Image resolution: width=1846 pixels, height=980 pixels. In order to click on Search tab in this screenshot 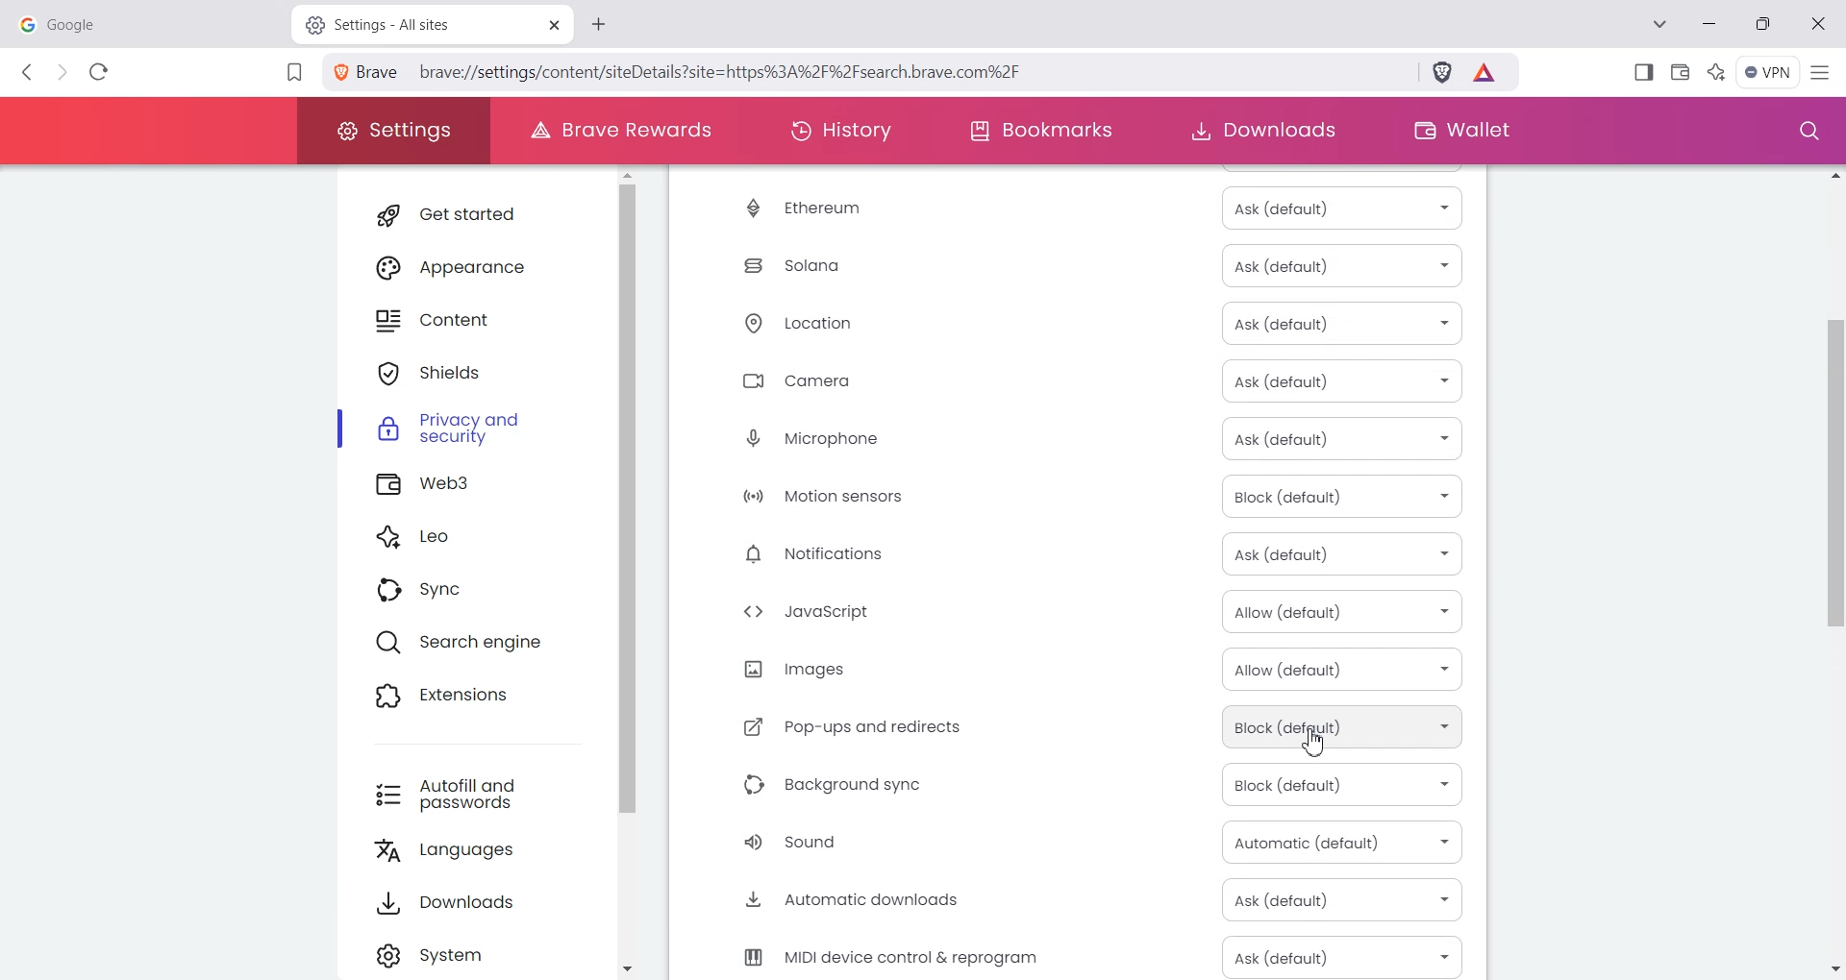, I will do `click(1662, 26)`.